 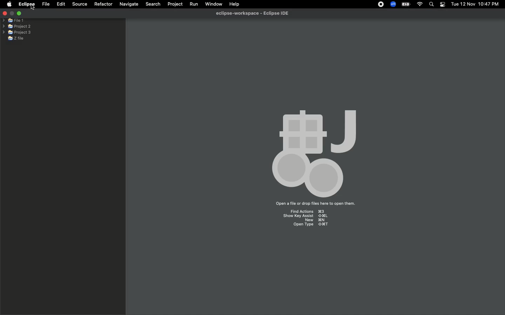 What do you see at coordinates (420, 4) in the screenshot?
I see `Internet` at bounding box center [420, 4].